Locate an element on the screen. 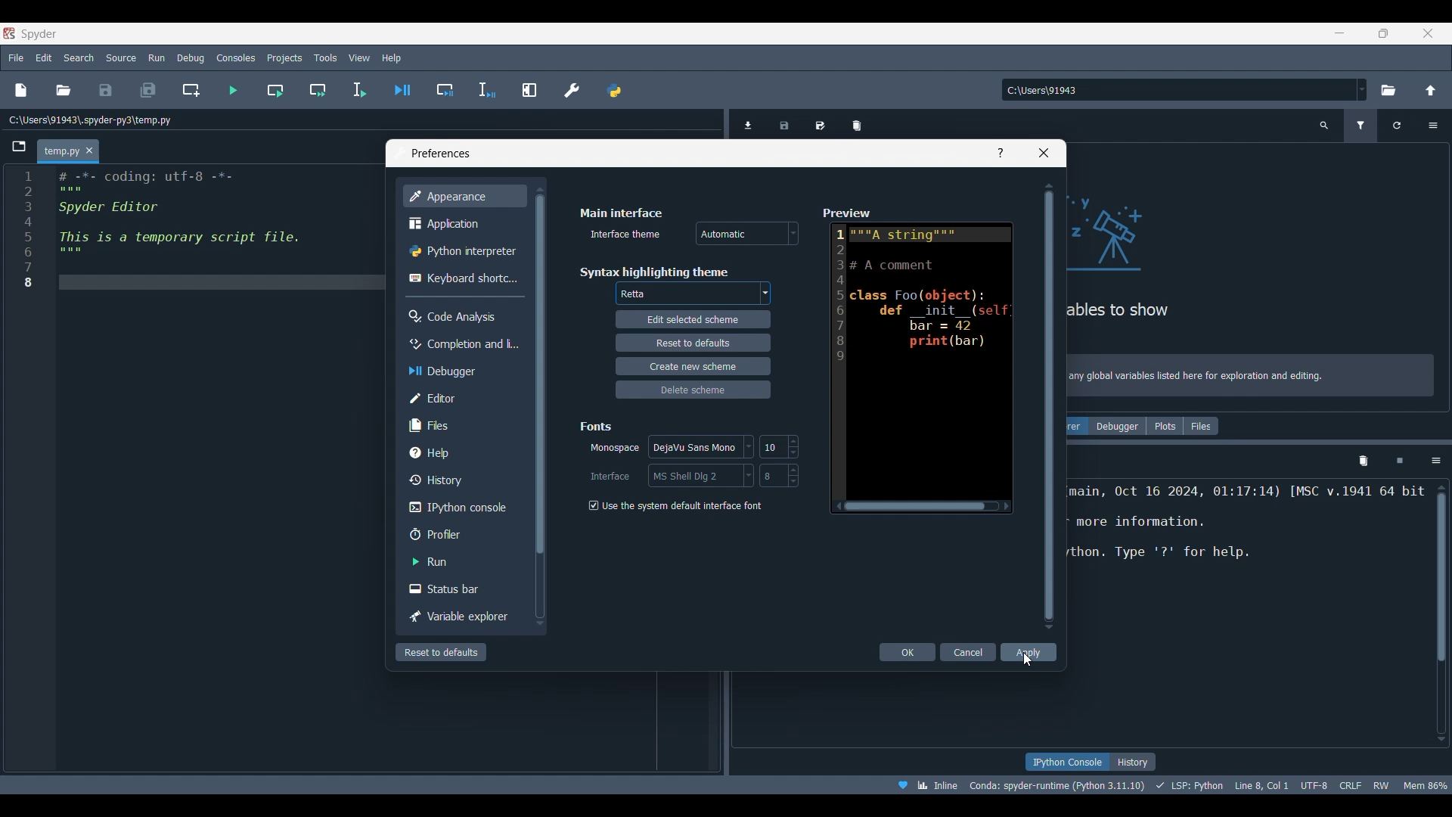 The width and height of the screenshot is (1452, 817). Interrupt kernel is located at coordinates (1400, 461).